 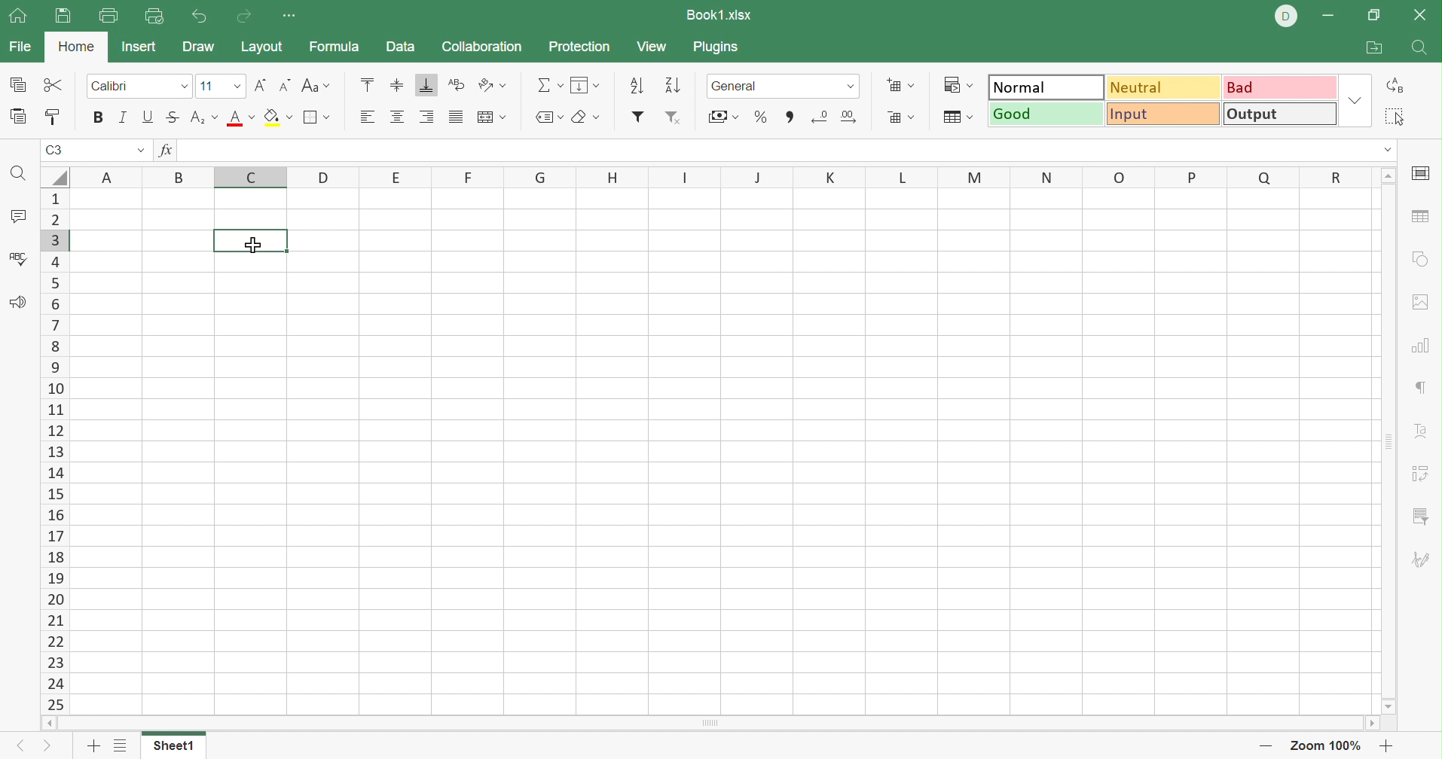 What do you see at coordinates (261, 47) in the screenshot?
I see `Layout` at bounding box center [261, 47].